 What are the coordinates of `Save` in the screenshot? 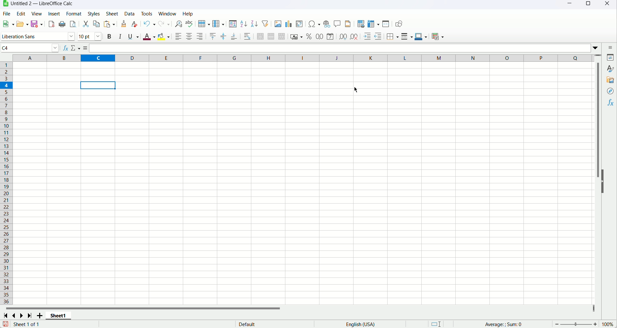 It's located at (36, 24).